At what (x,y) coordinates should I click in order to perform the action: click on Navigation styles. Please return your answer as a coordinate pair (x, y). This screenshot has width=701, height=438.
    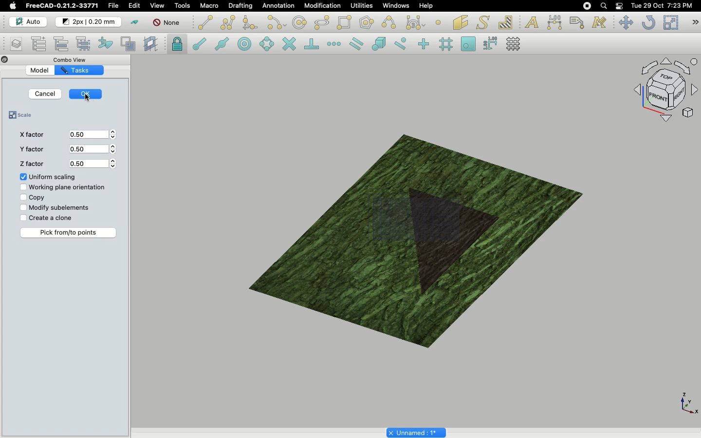
    Looking at the image, I should click on (664, 91).